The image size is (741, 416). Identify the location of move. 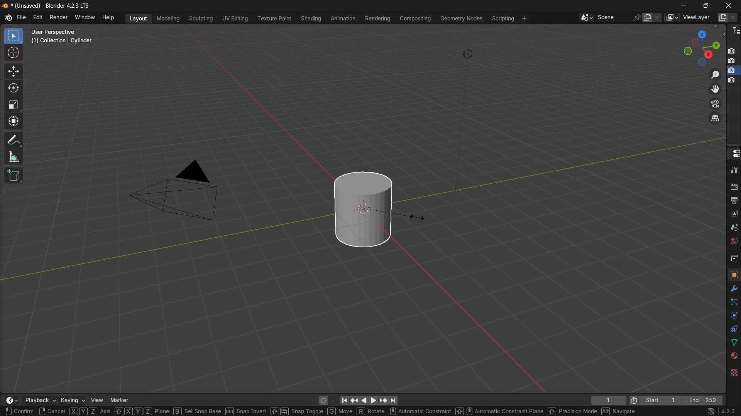
(14, 71).